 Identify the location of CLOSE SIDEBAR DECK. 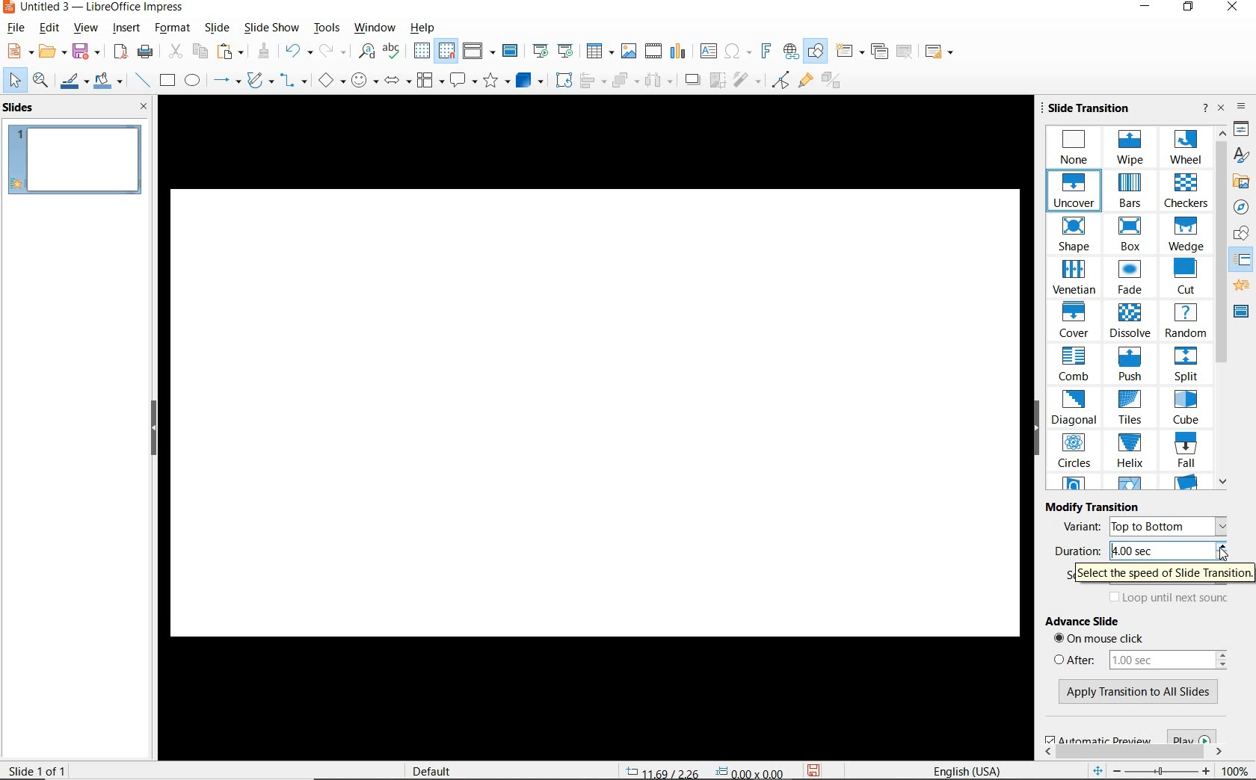
(1222, 108).